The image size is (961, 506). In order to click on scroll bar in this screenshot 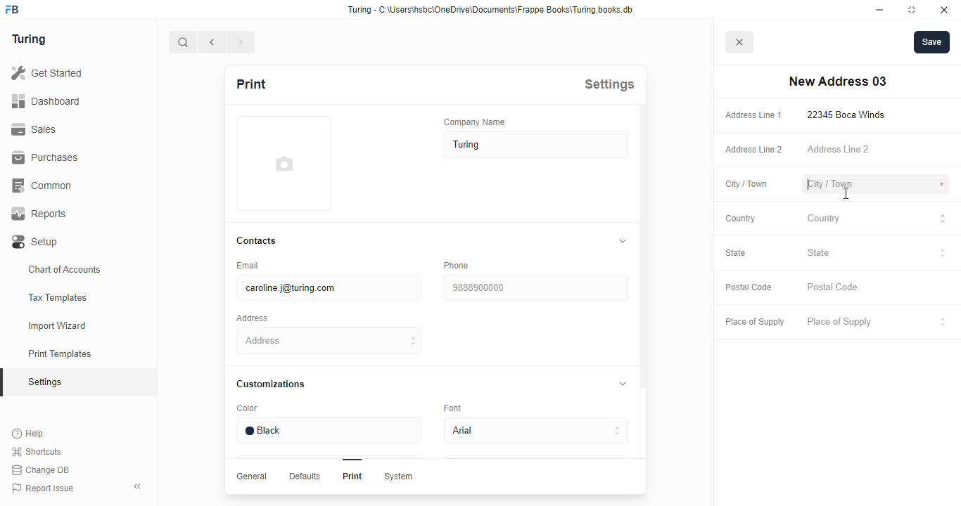, I will do `click(642, 299)`.